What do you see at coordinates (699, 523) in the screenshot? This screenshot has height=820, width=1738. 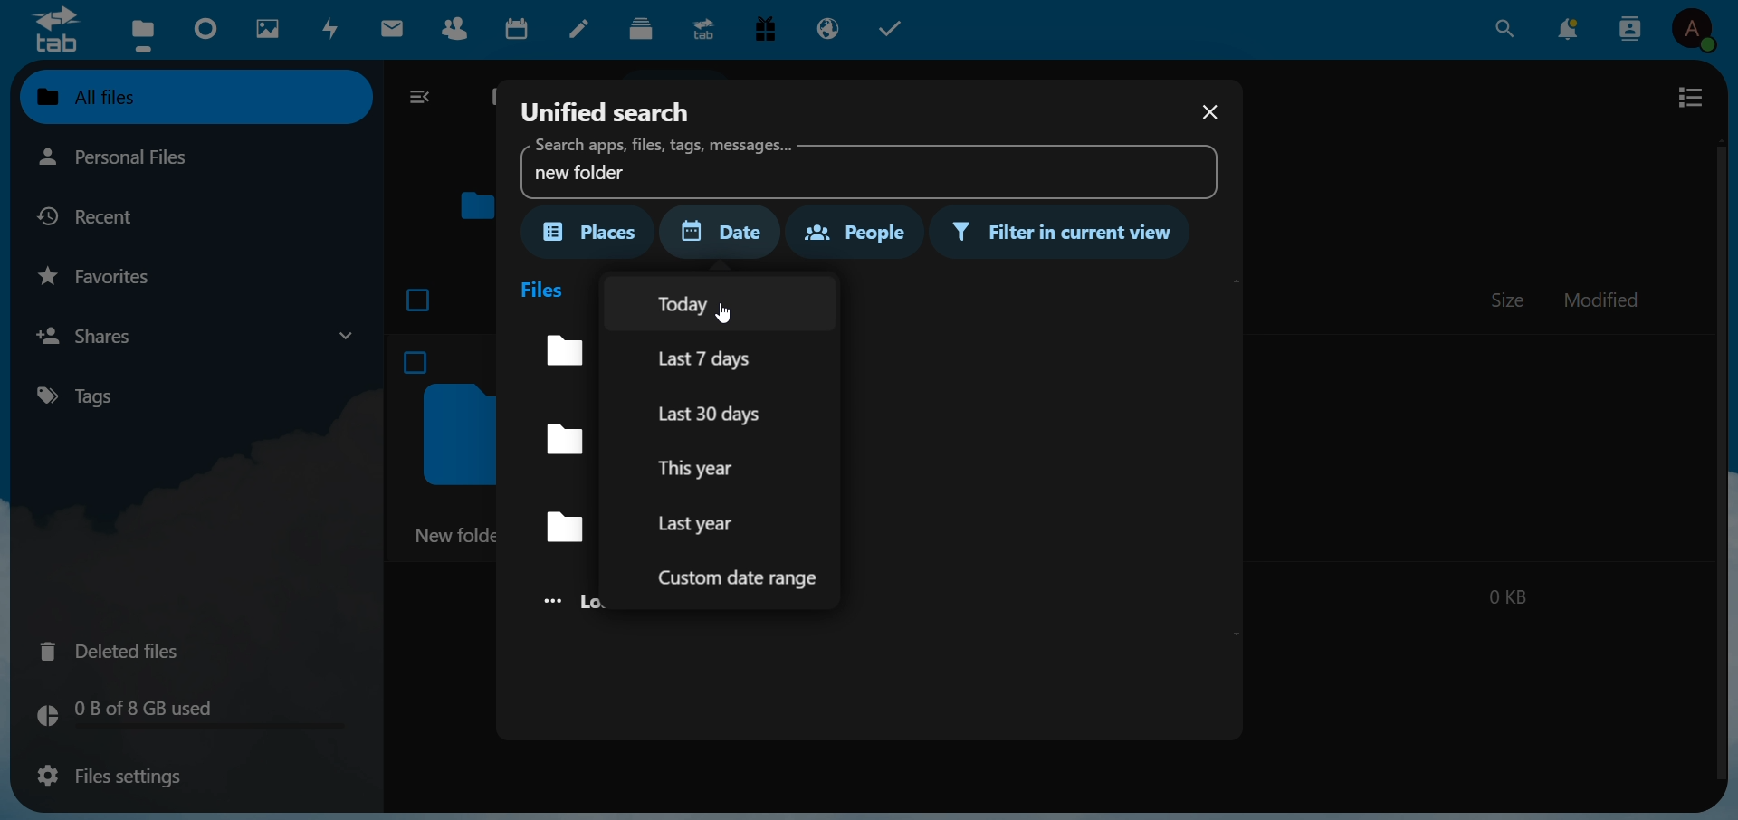 I see `last year` at bounding box center [699, 523].